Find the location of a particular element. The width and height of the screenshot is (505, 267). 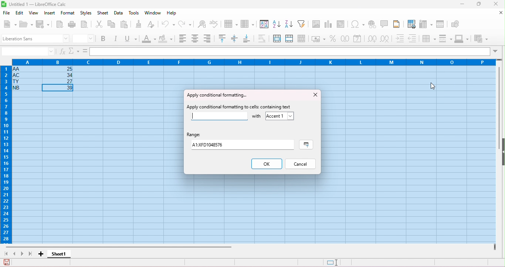

clear direct formatting is located at coordinates (151, 24).